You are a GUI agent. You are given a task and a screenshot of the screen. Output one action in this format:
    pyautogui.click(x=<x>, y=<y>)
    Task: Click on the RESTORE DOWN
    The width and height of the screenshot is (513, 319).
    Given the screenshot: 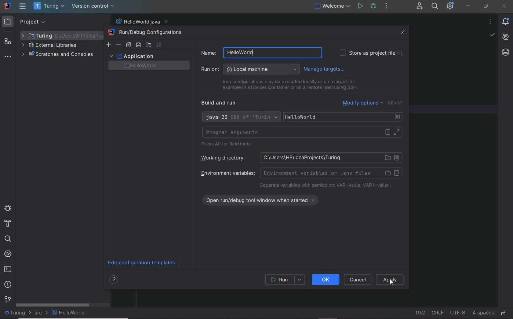 What is the action you would take?
    pyautogui.click(x=486, y=6)
    